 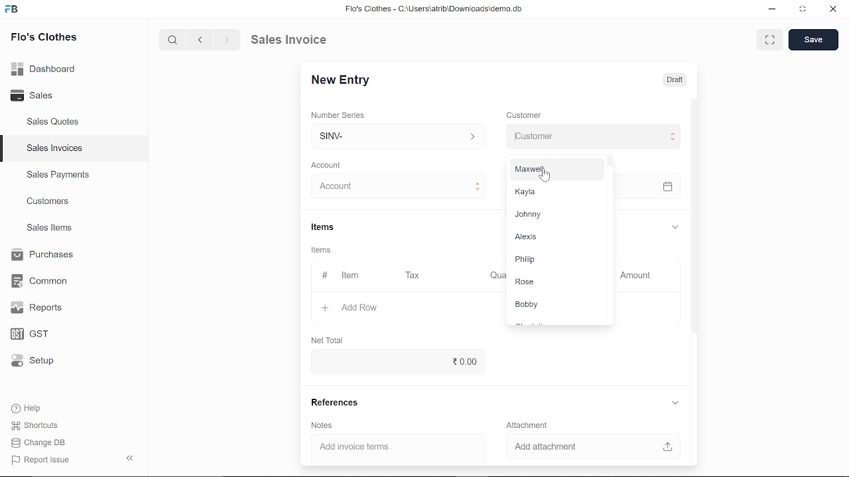 I want to click on save, so click(x=814, y=40).